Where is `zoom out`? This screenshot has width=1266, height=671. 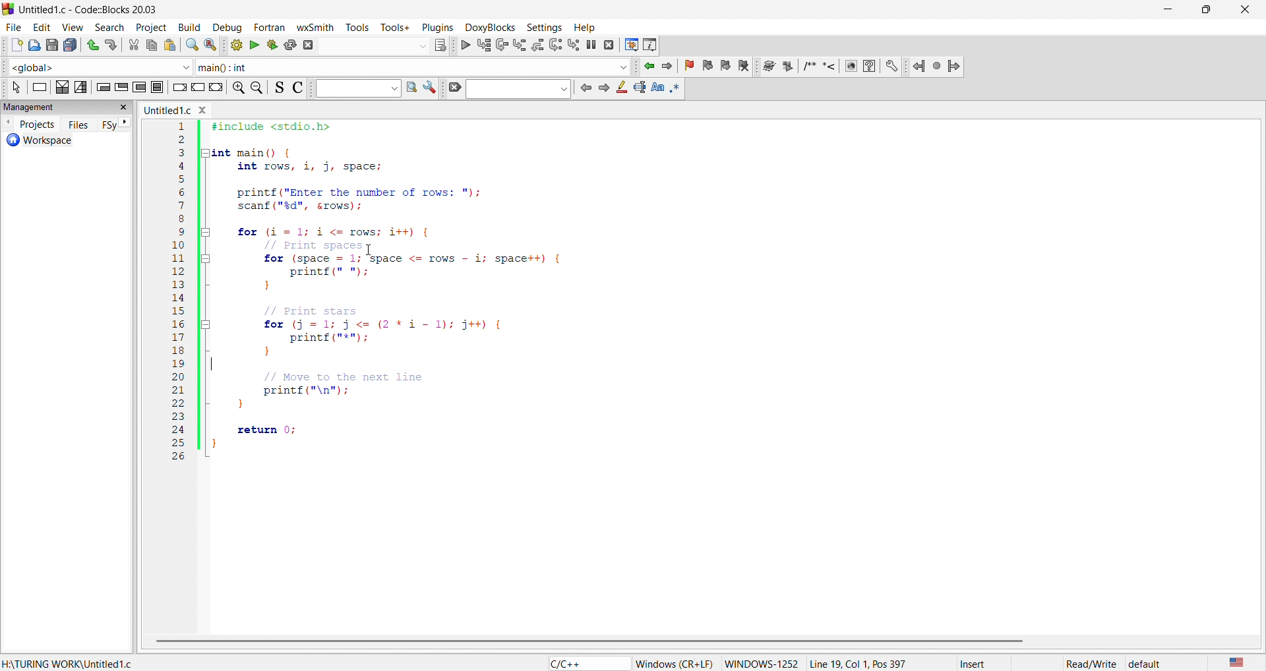 zoom out is located at coordinates (256, 88).